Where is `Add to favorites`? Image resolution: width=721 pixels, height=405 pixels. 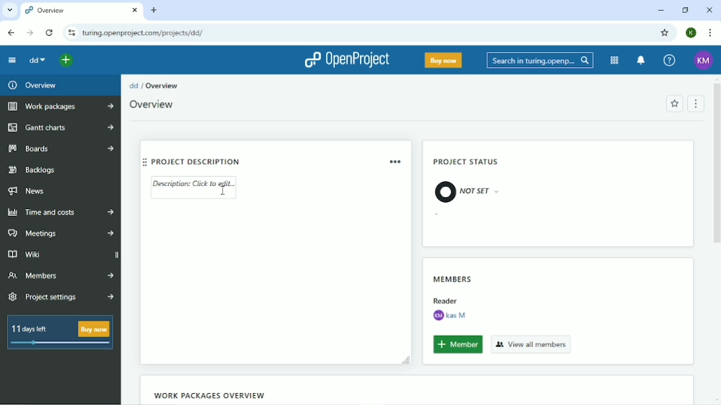 Add to favorites is located at coordinates (674, 104).